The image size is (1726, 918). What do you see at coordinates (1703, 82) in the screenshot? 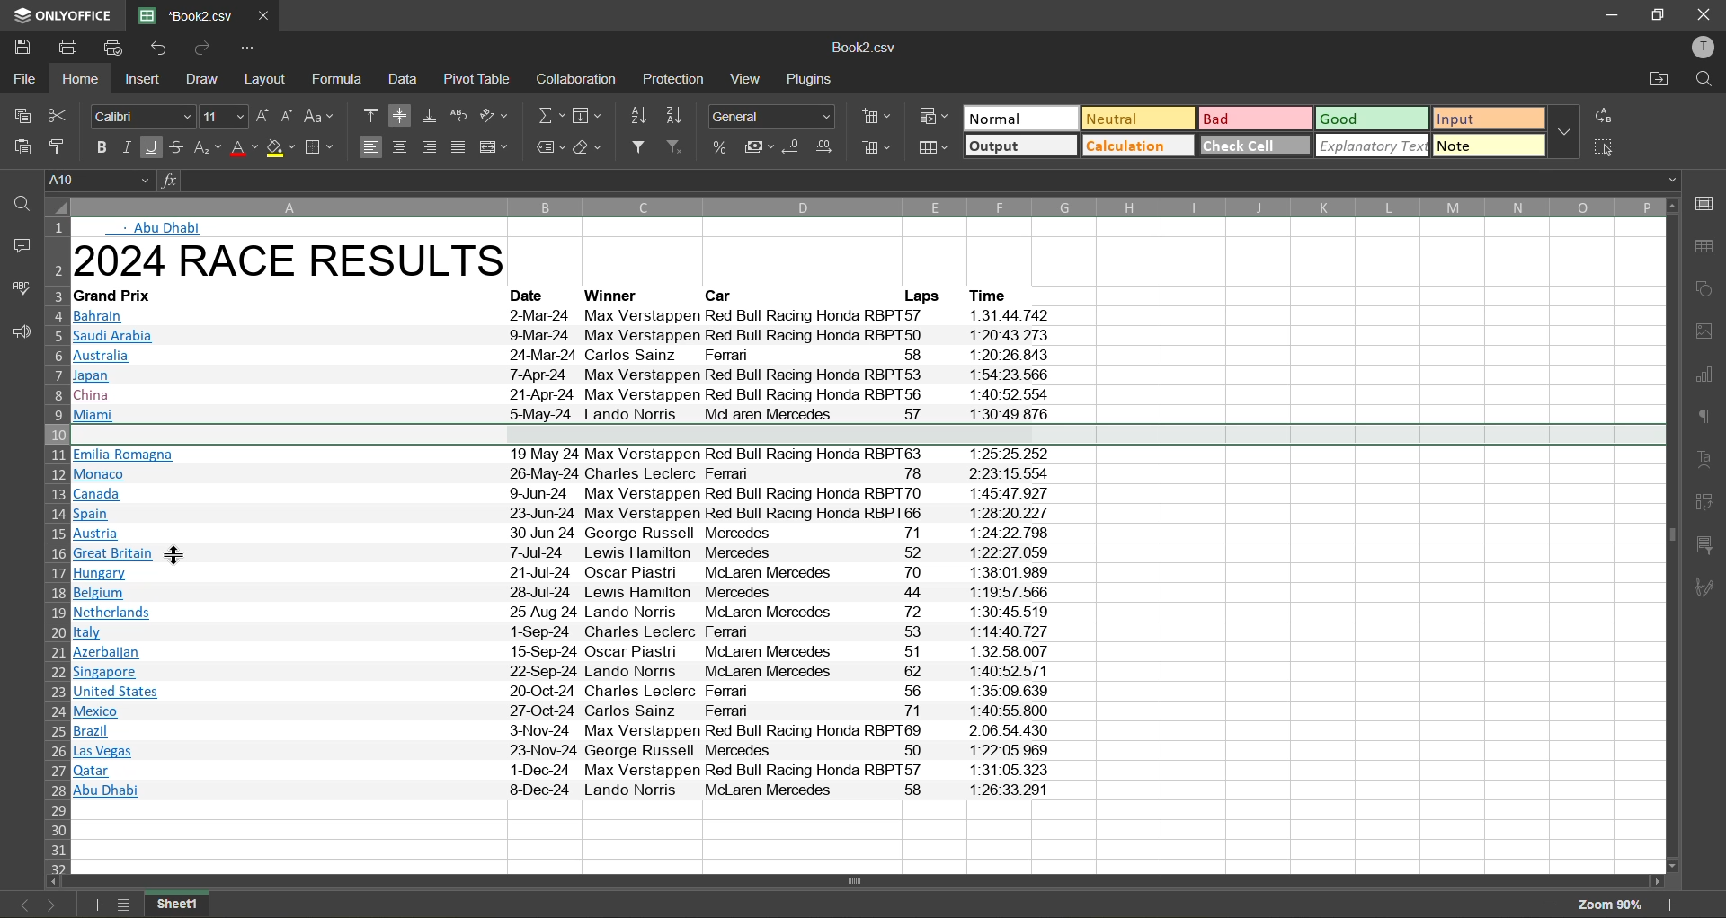
I see `find` at bounding box center [1703, 82].